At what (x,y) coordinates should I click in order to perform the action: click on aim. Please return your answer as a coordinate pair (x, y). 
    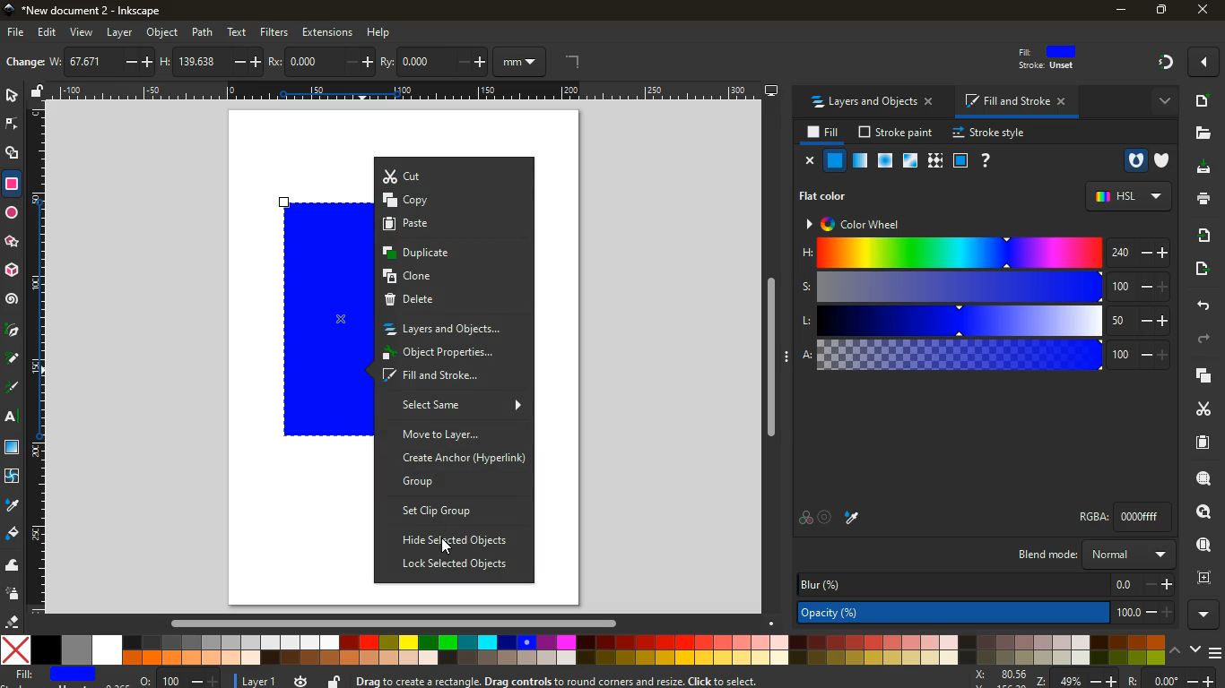
    Looking at the image, I should click on (825, 516).